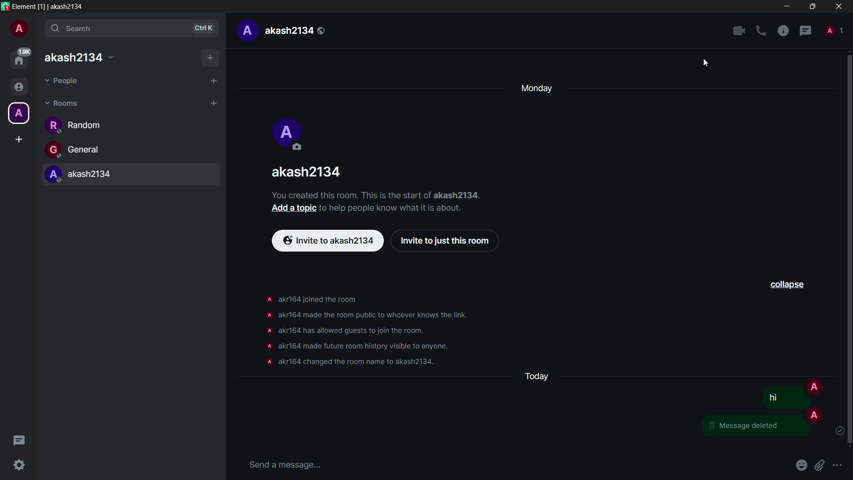  I want to click on profile, so click(267, 346).